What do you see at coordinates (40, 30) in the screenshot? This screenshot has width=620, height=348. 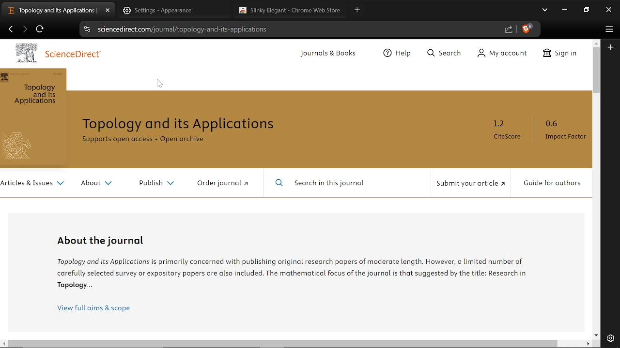 I see `Refesh` at bounding box center [40, 30].